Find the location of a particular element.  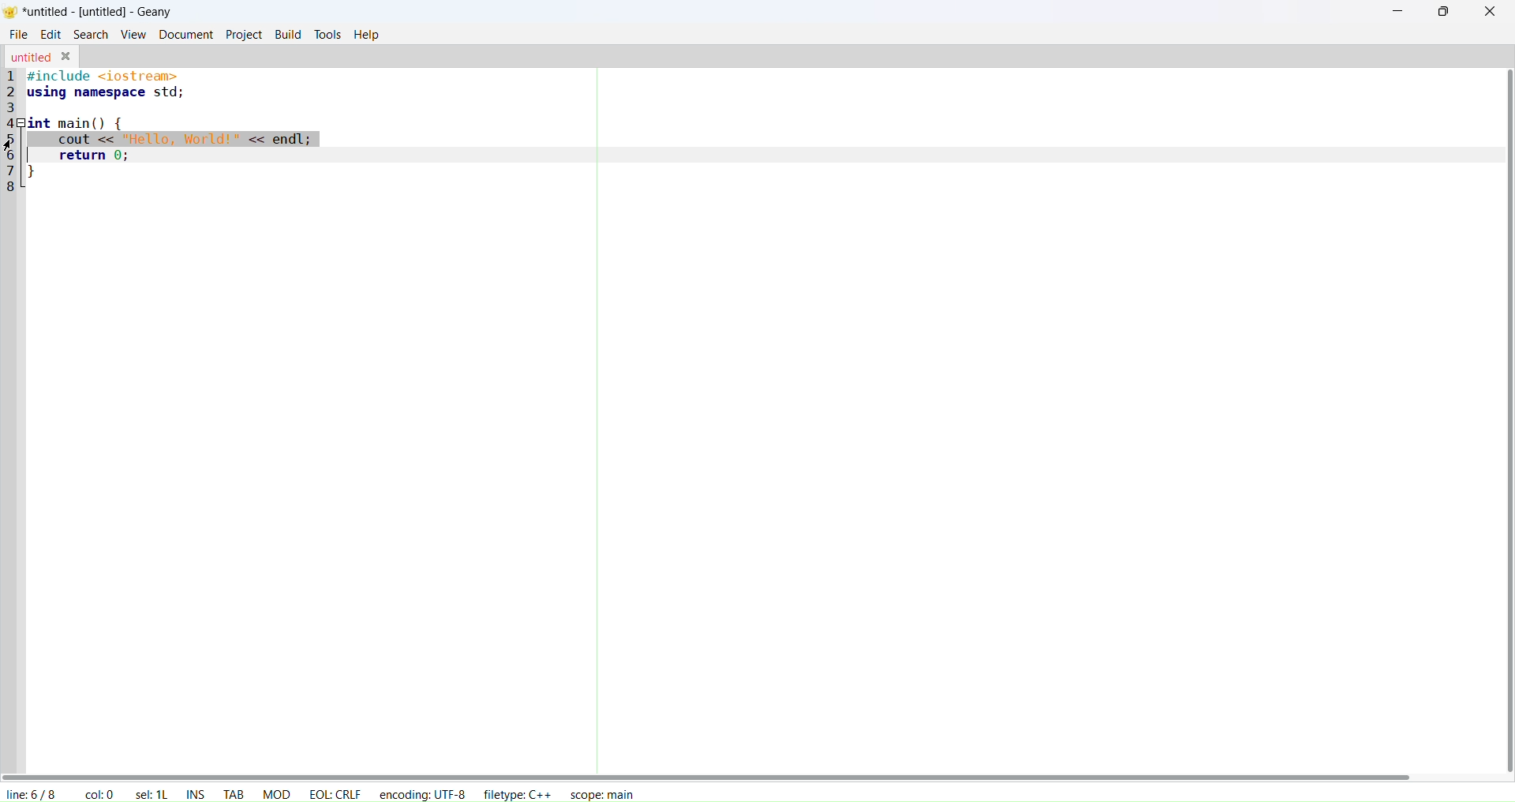

*untitled-[untitled]-Geany is located at coordinates (98, 12).